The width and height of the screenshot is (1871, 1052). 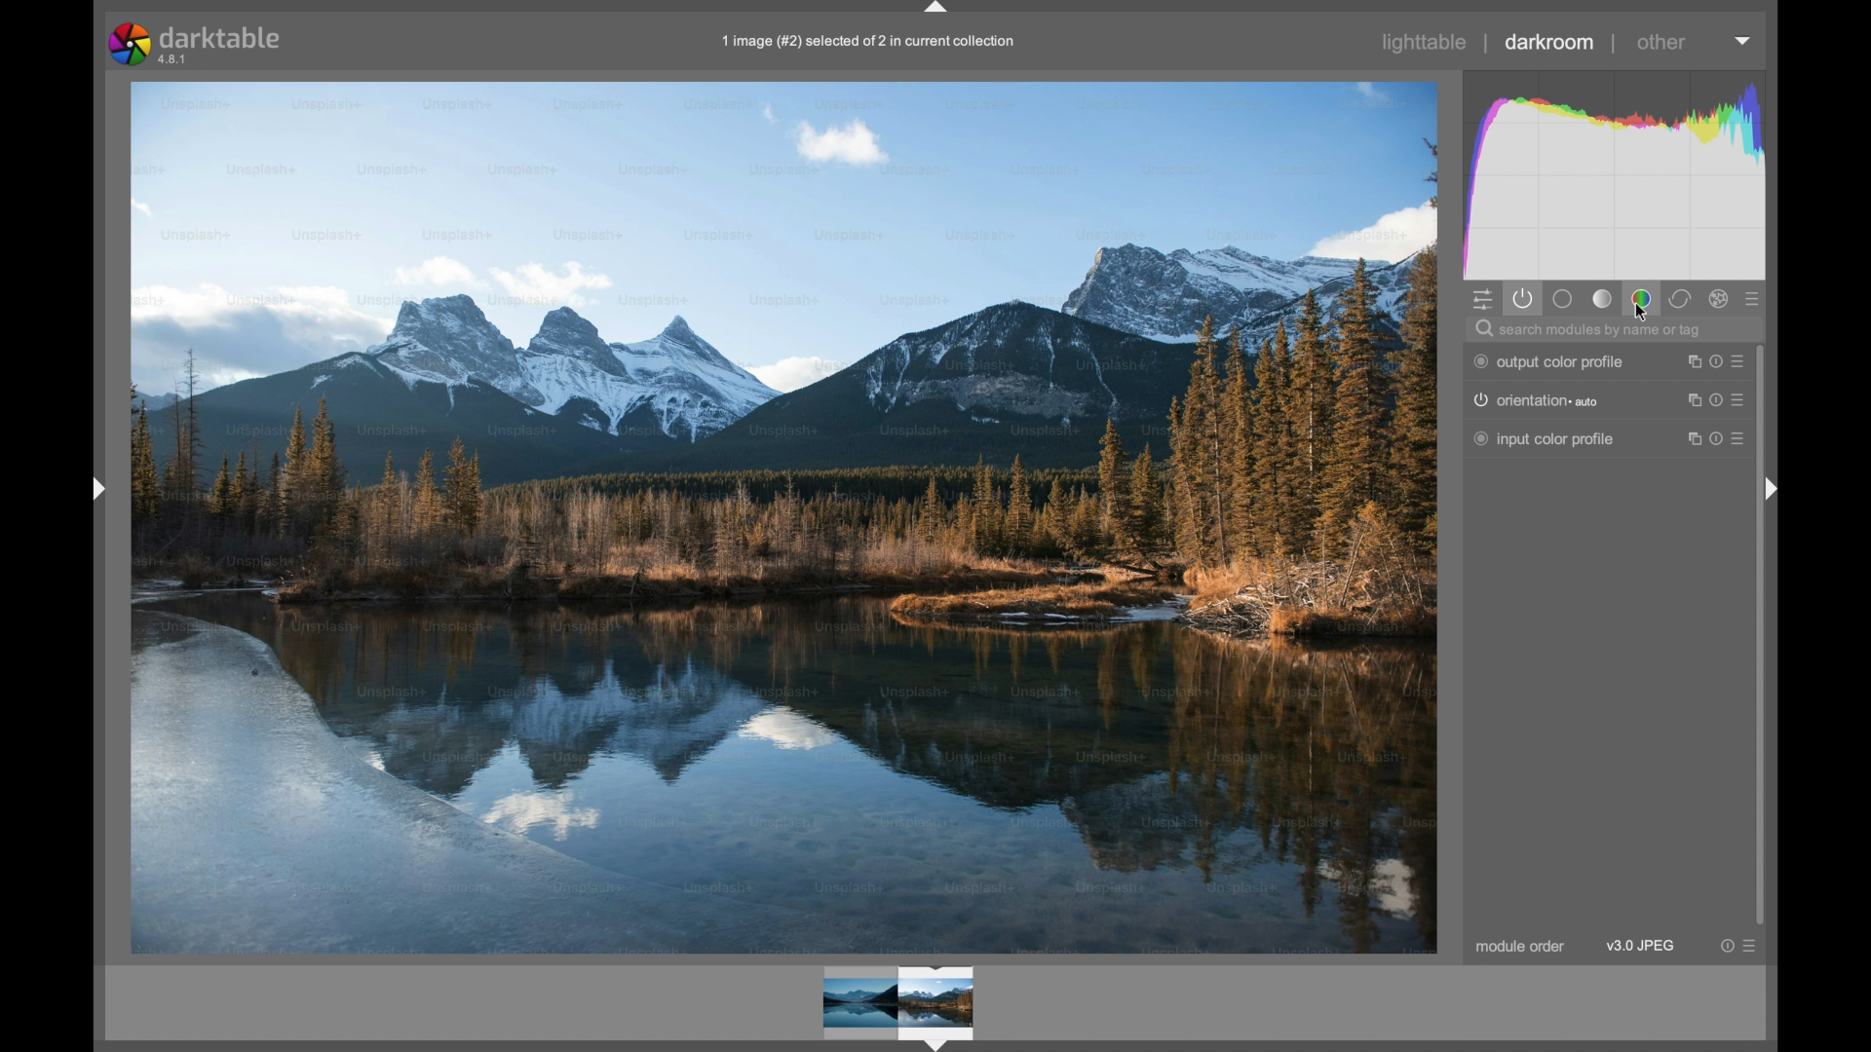 What do you see at coordinates (1601, 330) in the screenshot?
I see `search for modules by name or tag` at bounding box center [1601, 330].